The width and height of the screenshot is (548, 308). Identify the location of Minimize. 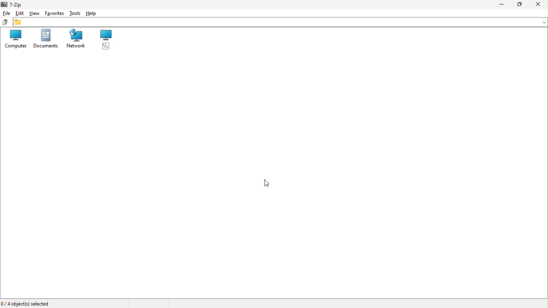
(503, 4).